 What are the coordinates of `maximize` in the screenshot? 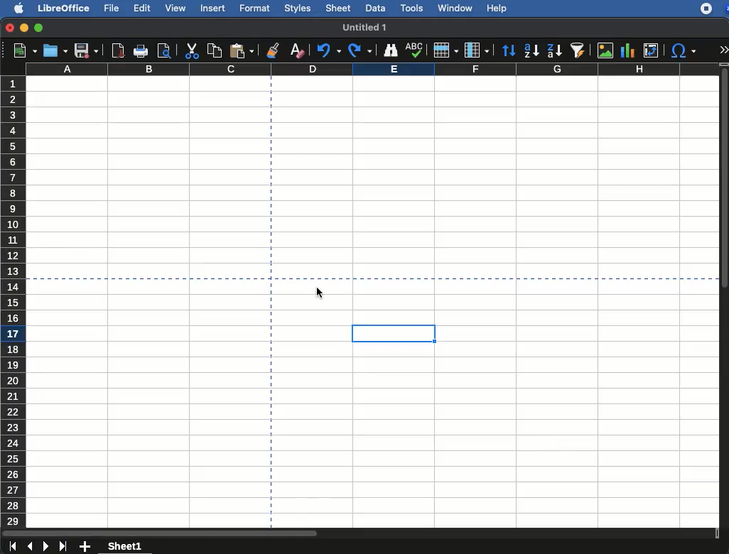 It's located at (38, 28).